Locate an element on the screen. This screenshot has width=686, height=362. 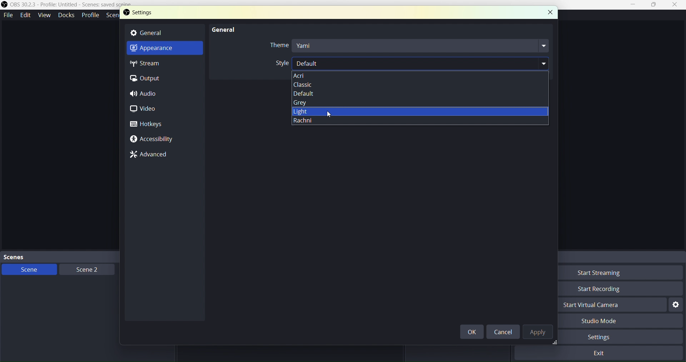
Close is located at coordinates (549, 12).